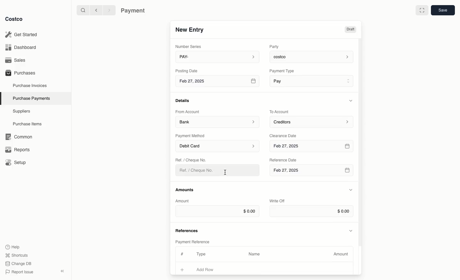 This screenshot has width=460, height=280. I want to click on Type, so click(203, 254).